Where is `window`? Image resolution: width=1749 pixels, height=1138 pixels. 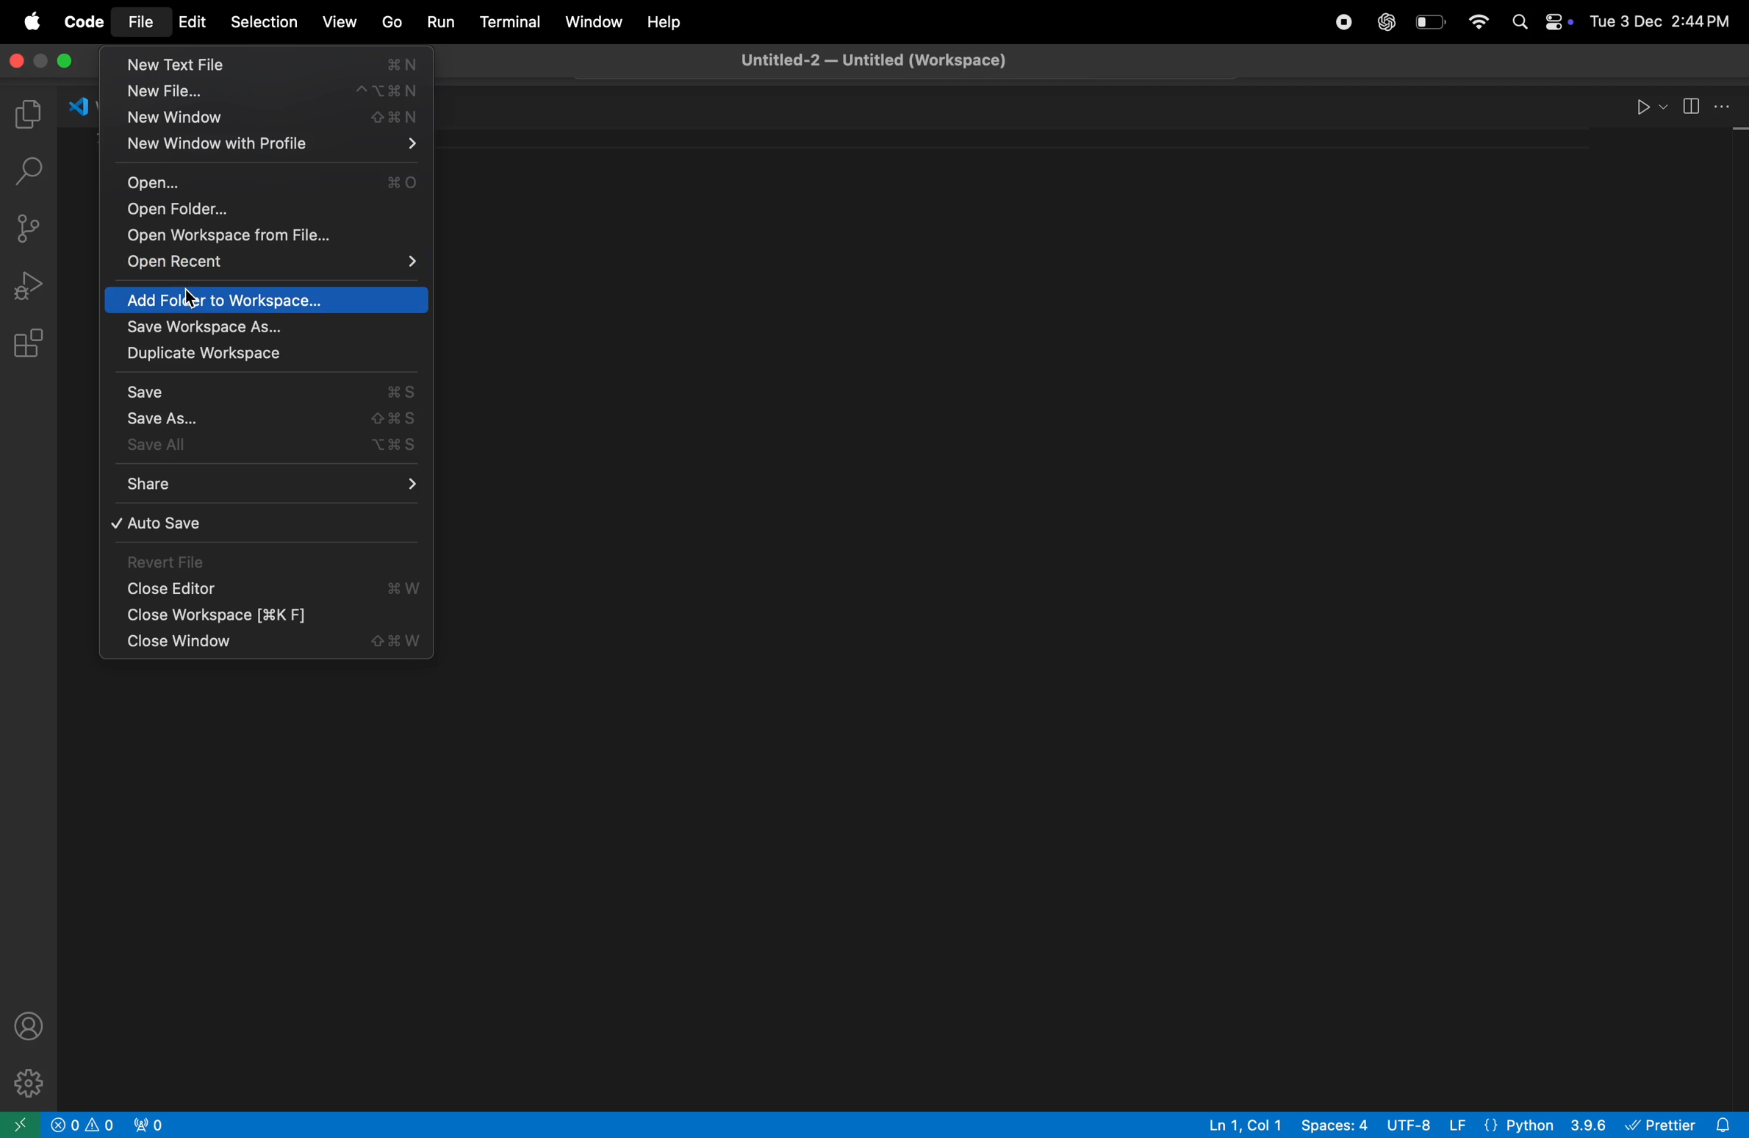
window is located at coordinates (592, 21).